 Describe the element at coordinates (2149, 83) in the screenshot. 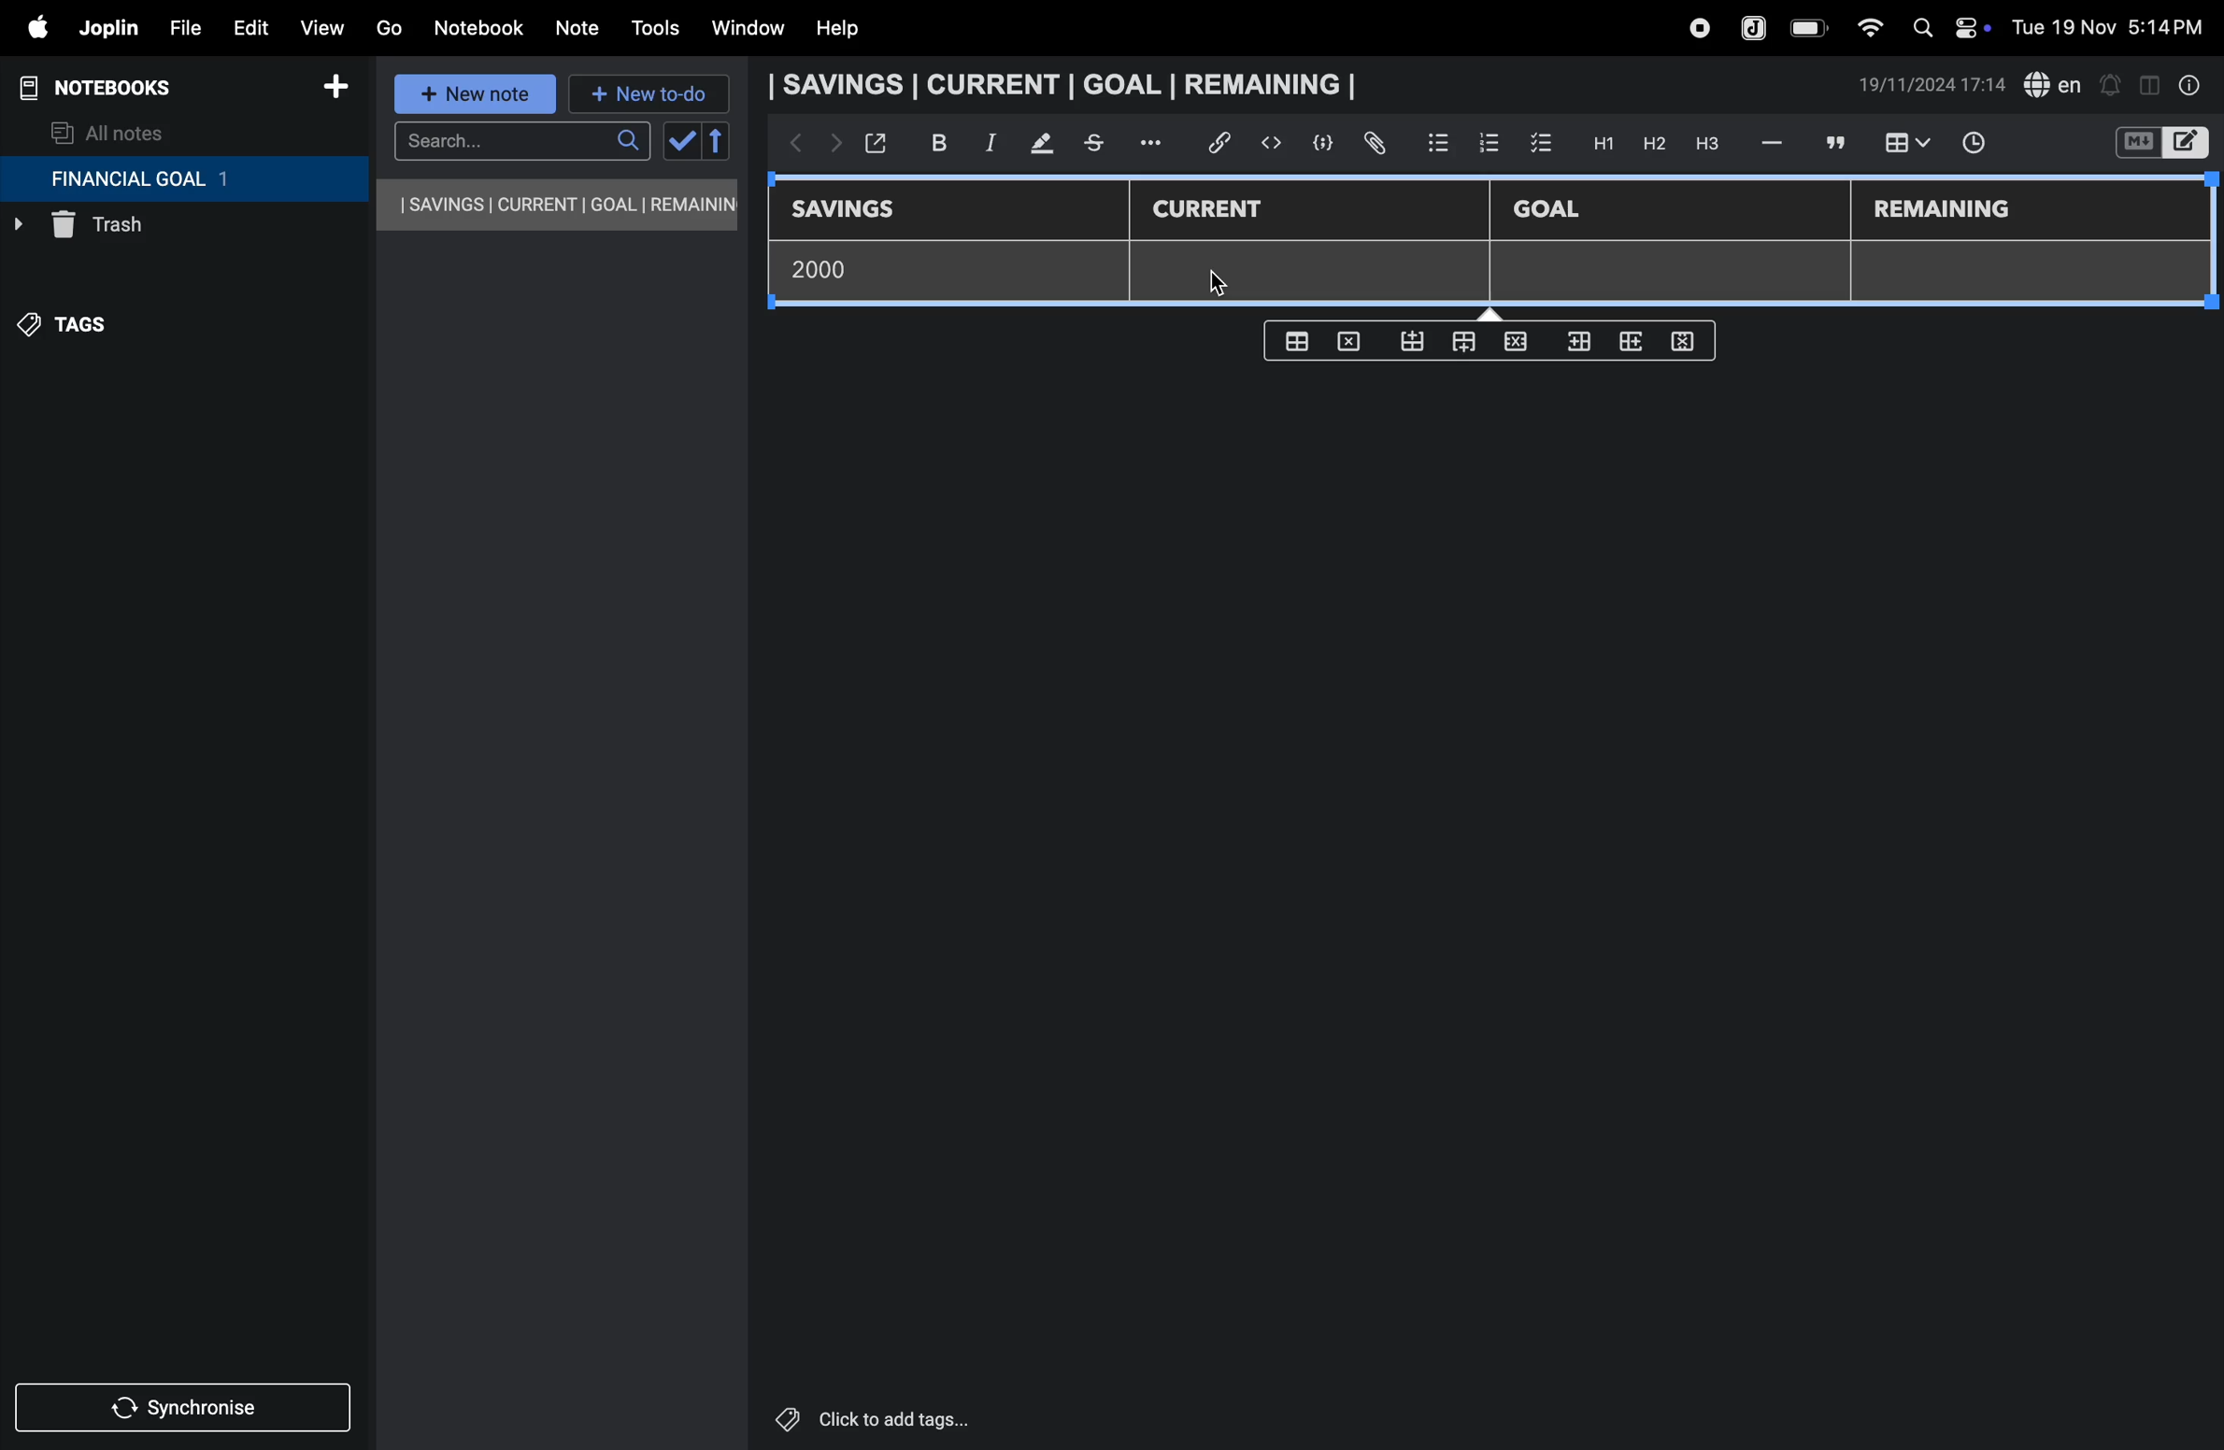

I see `toggle editor` at that location.